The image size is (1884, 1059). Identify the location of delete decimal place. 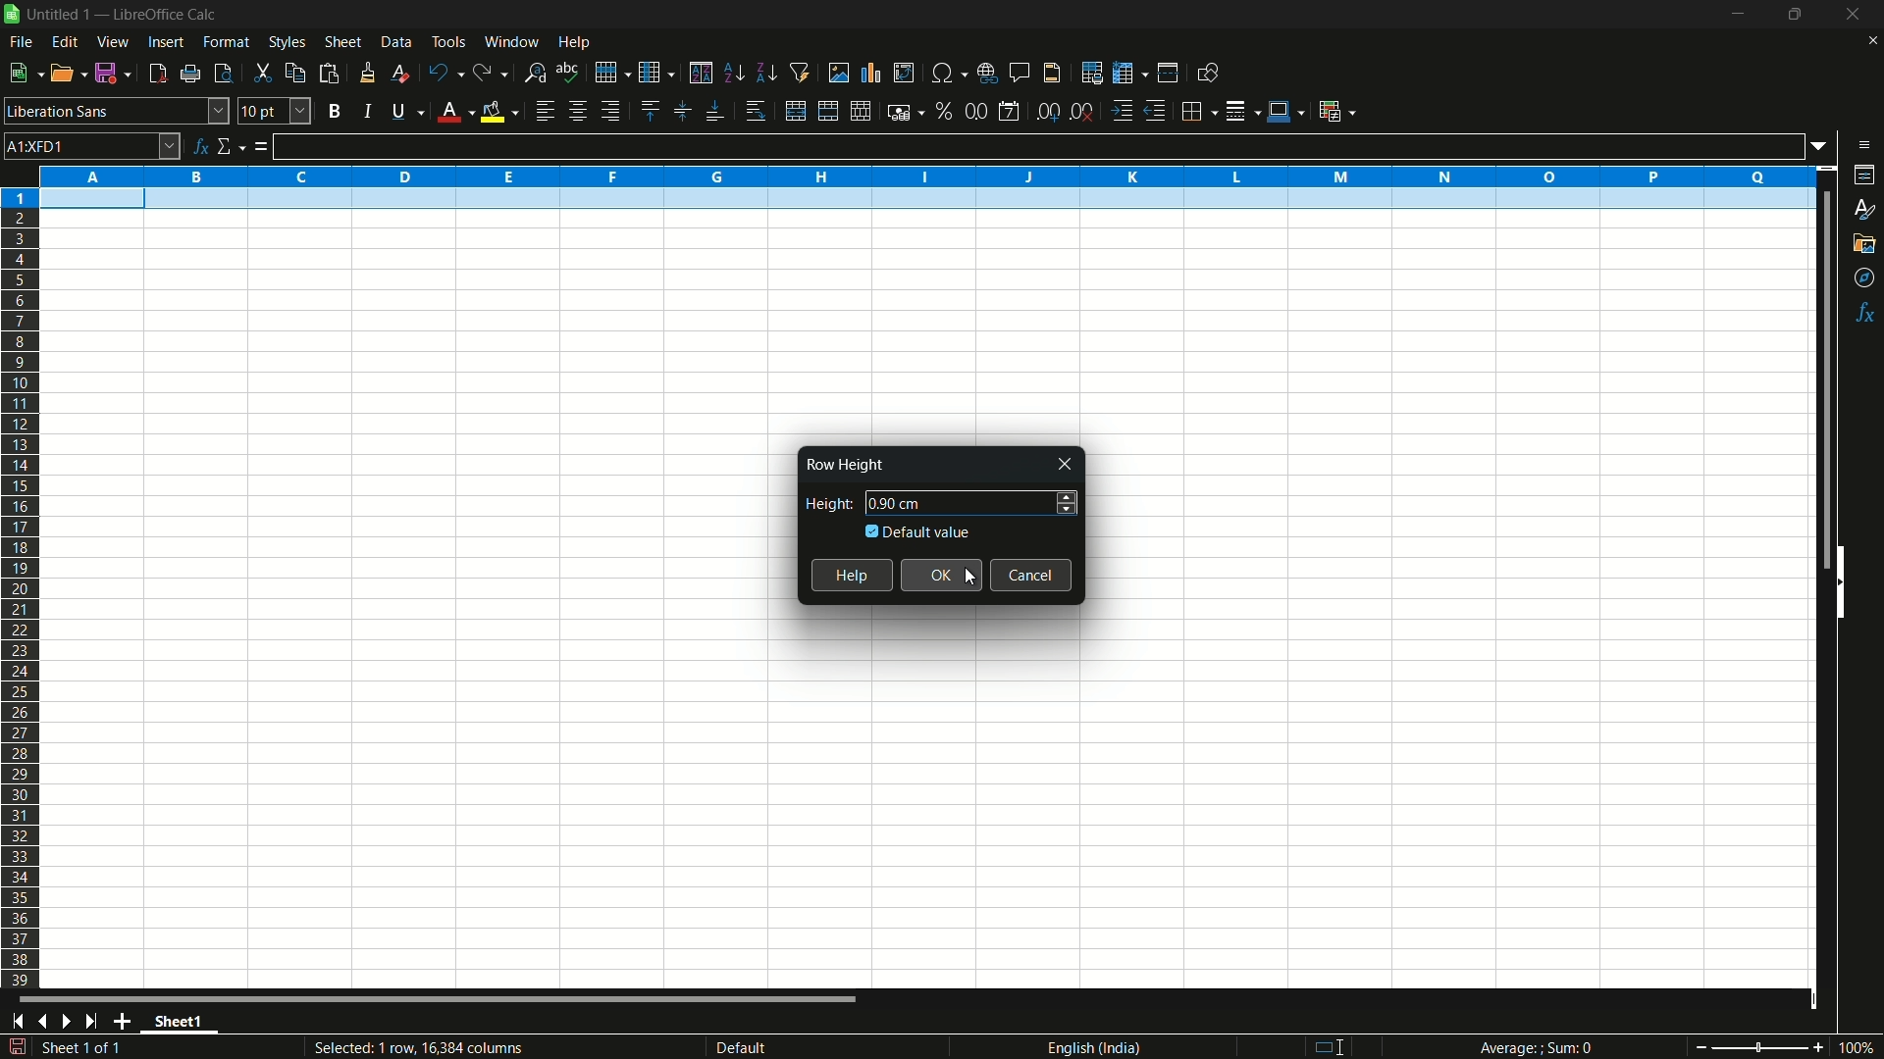
(1083, 112).